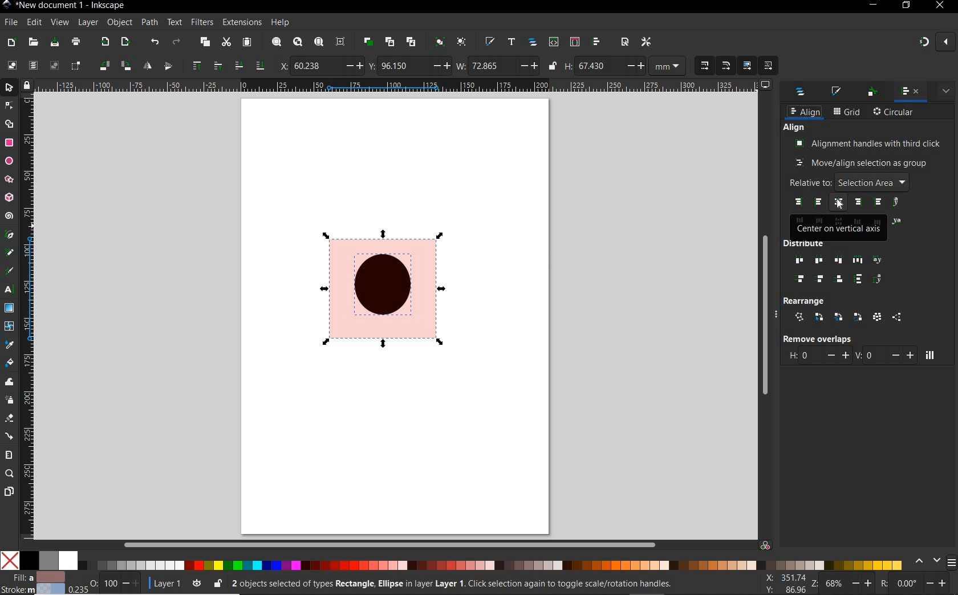  I want to click on EXCHANGE IN SELECTION ORDER, so click(819, 317).